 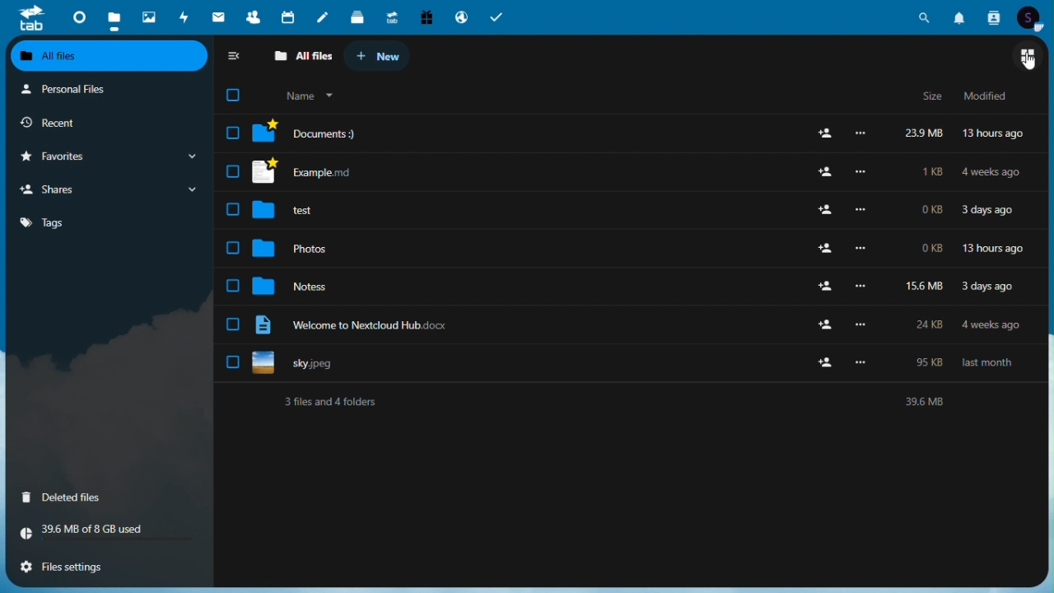 I want to click on add user, so click(x=824, y=173).